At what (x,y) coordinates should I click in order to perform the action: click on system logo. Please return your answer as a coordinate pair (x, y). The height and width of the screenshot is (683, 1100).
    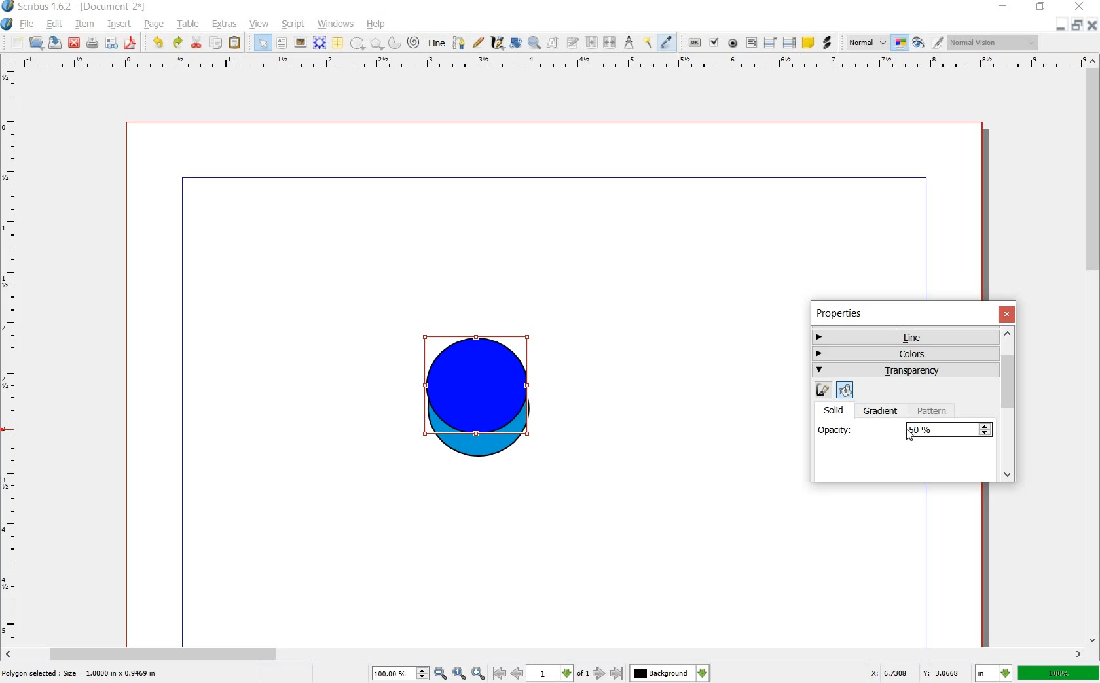
    Looking at the image, I should click on (7, 24).